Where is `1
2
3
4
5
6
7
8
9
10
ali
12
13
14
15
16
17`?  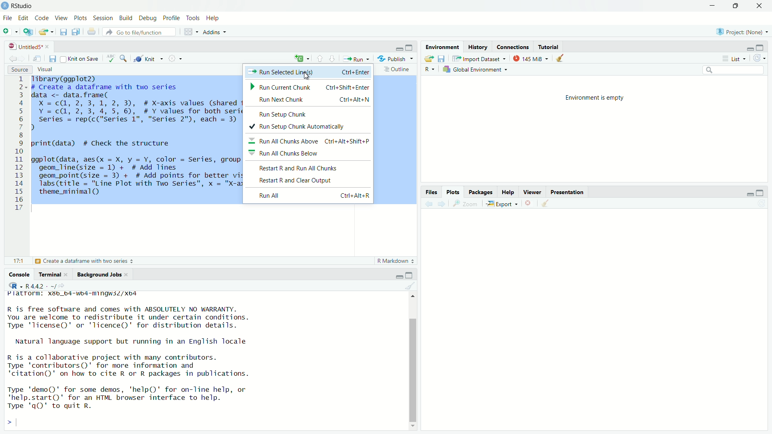
1
2
3
4
5
6
7
8
9
10
ali
12
13
14
15
16
17 is located at coordinates (20, 145).